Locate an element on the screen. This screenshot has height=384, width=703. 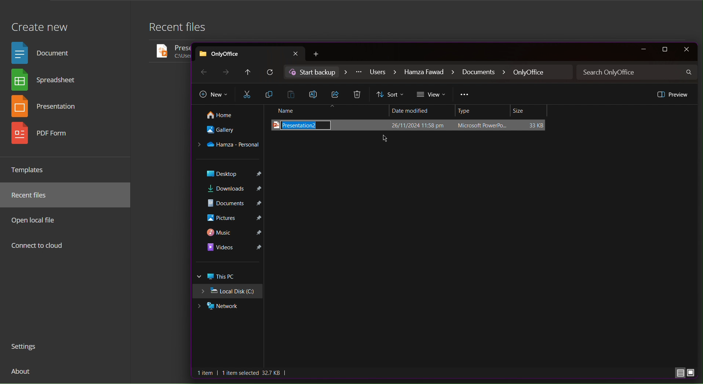
Rename is located at coordinates (316, 94).